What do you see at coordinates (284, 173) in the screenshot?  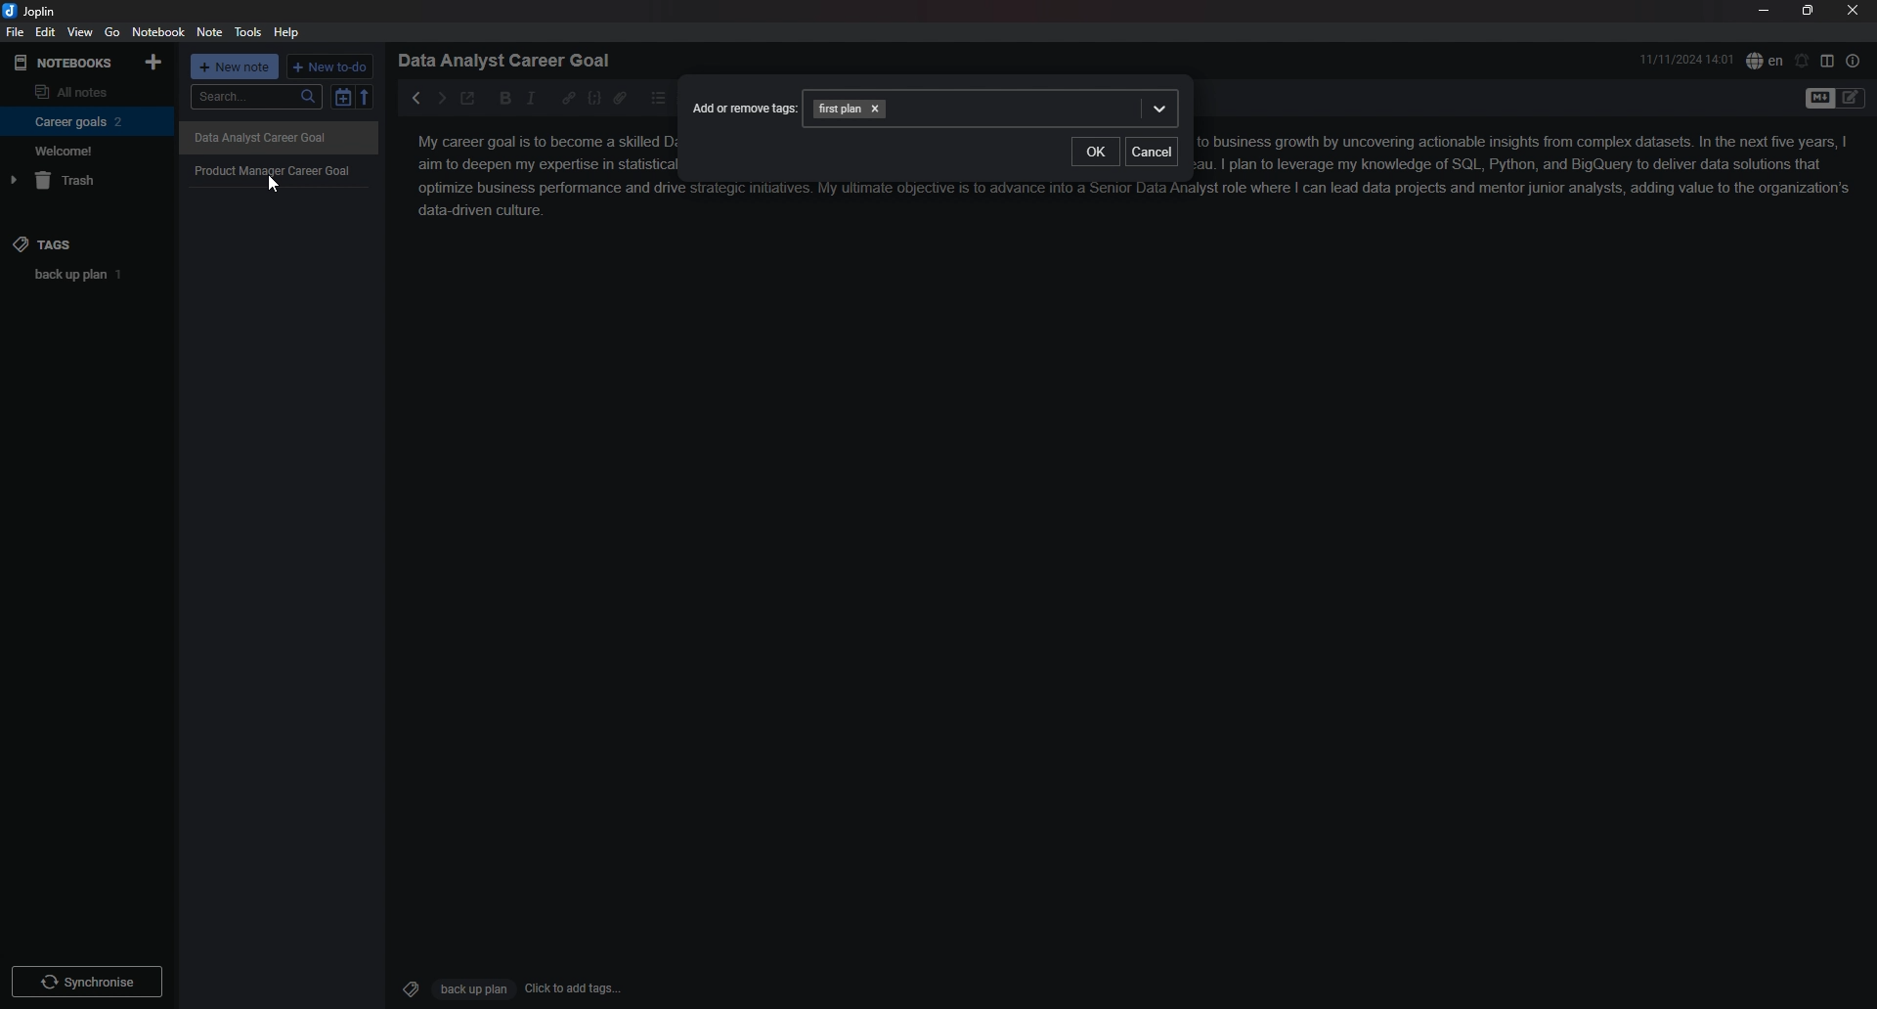 I see `Product Manager Career Goal` at bounding box center [284, 173].